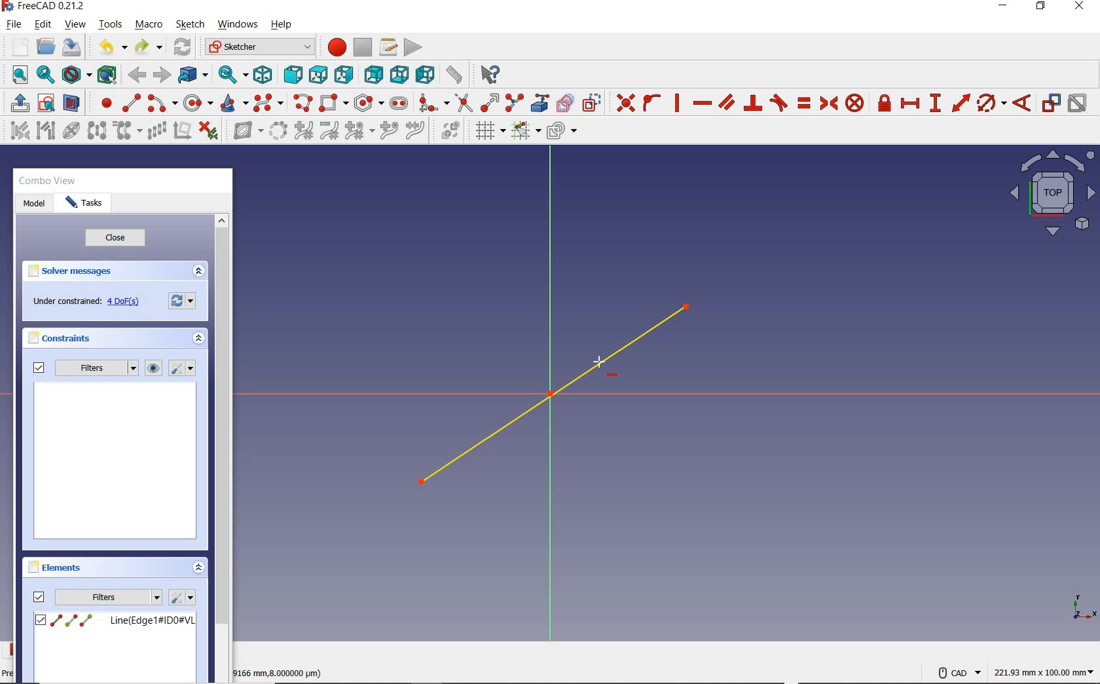  I want to click on CONSTRAIN ANGLE, so click(1025, 102).